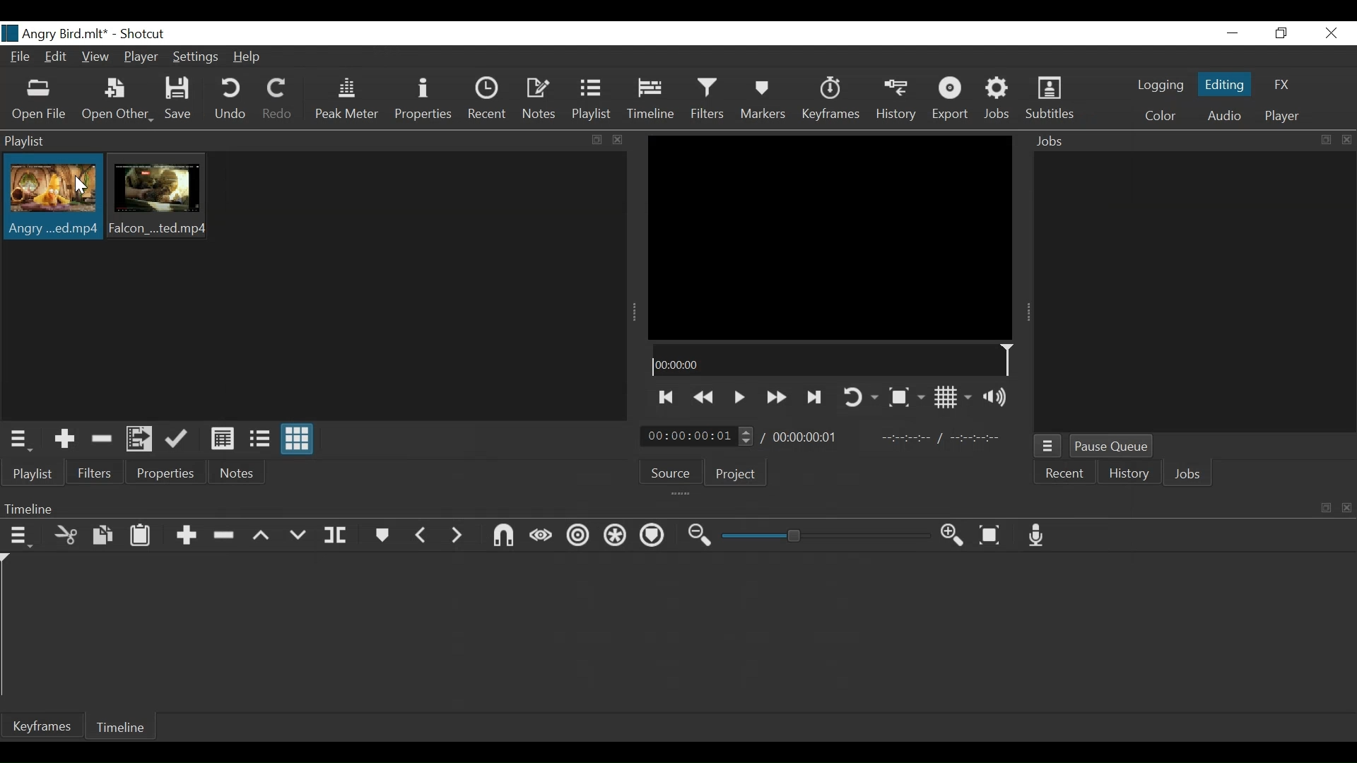  Describe the element at coordinates (298, 439) in the screenshot. I see `View as Icon` at that location.